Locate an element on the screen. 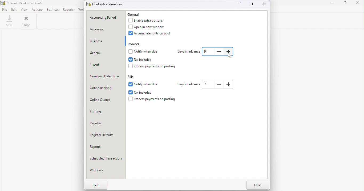  Report is located at coordinates (69, 10).